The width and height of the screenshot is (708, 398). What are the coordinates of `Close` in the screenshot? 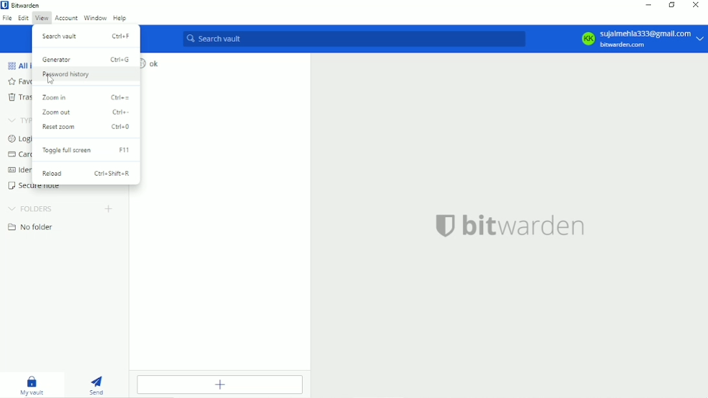 It's located at (695, 5).